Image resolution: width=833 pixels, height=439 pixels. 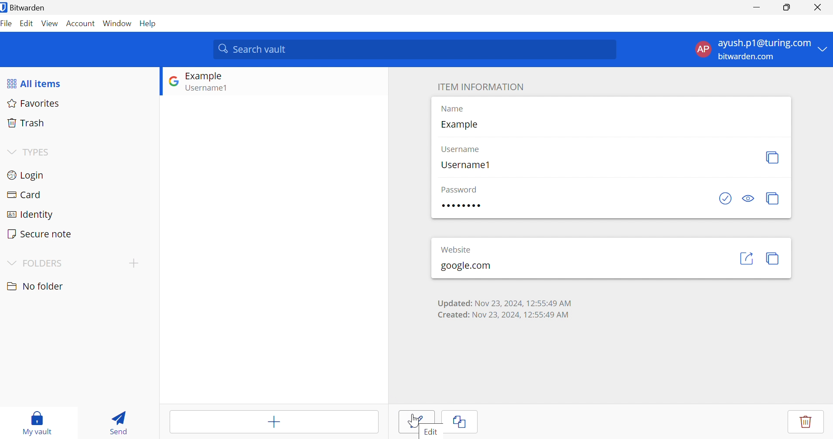 What do you see at coordinates (460, 422) in the screenshot?
I see `Clone` at bounding box center [460, 422].